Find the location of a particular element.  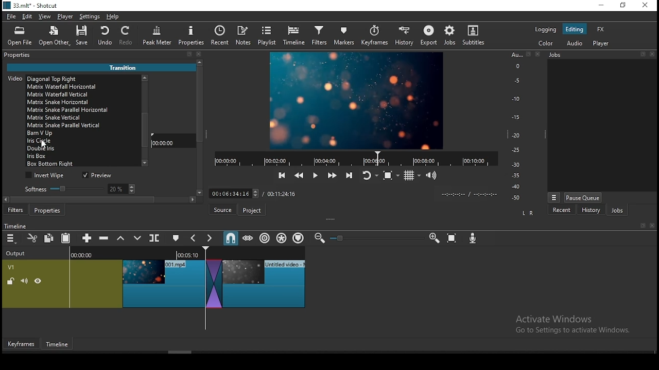

video track is located at coordinates (153, 281).